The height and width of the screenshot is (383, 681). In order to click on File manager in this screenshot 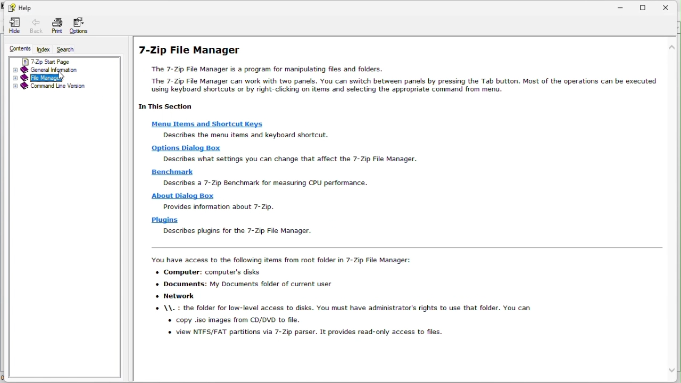, I will do `click(63, 77)`.